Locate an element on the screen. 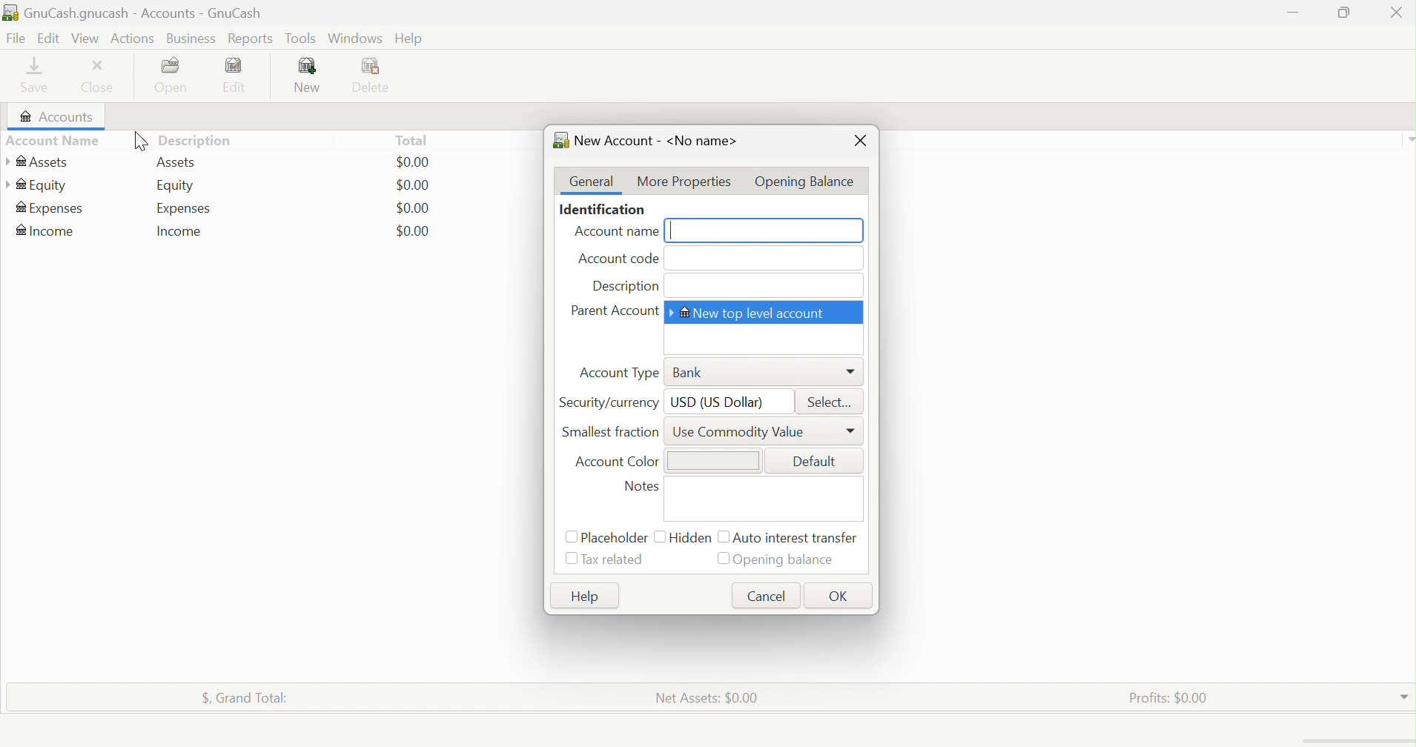 This screenshot has width=1416, height=747. Typing Cursor is located at coordinates (675, 232).